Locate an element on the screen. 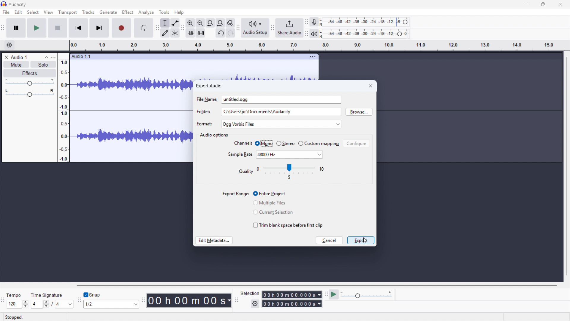 This screenshot has height=321, width=570. Timeline  is located at coordinates (317, 45).